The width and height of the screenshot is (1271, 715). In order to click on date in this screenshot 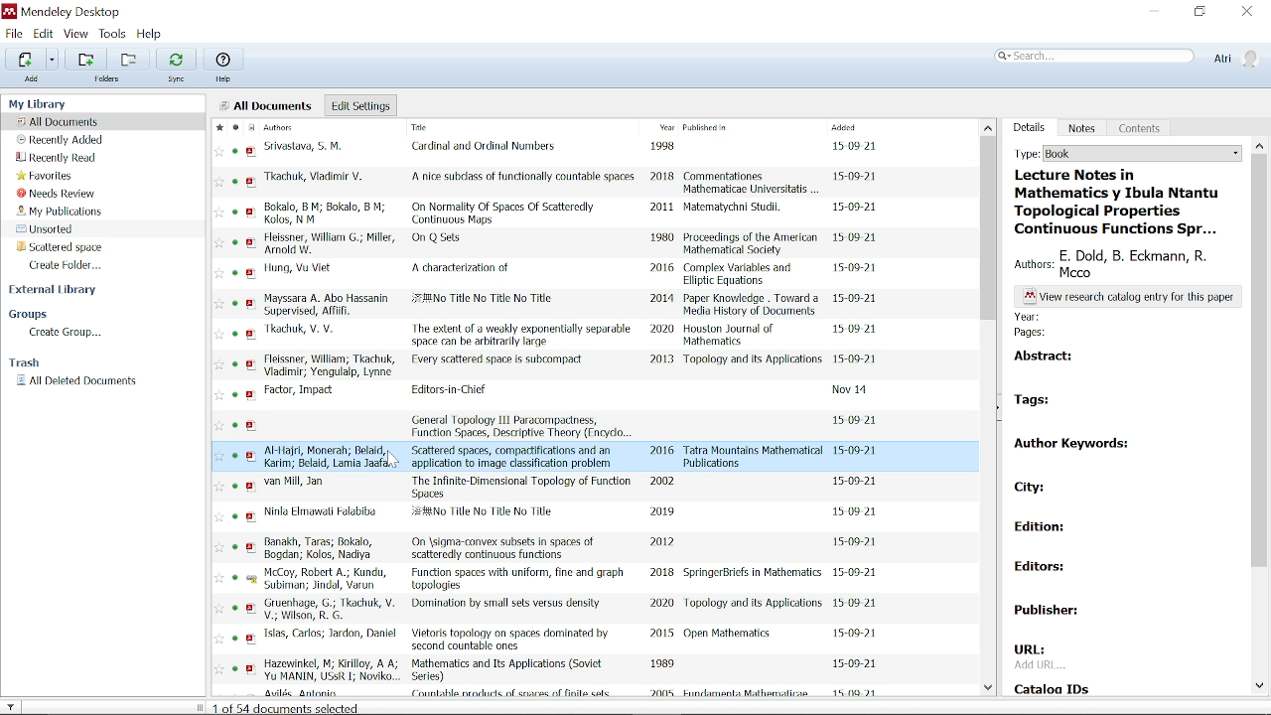, I will do `click(859, 271)`.